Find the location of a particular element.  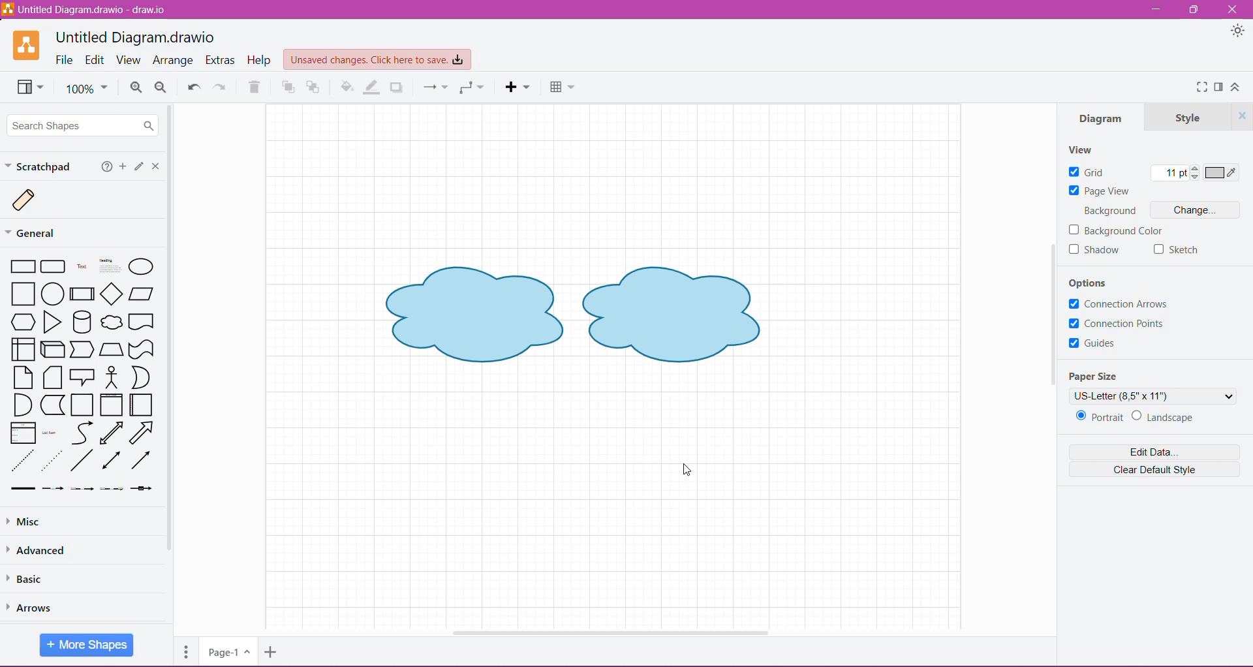

Restore Down is located at coordinates (1196, 10).